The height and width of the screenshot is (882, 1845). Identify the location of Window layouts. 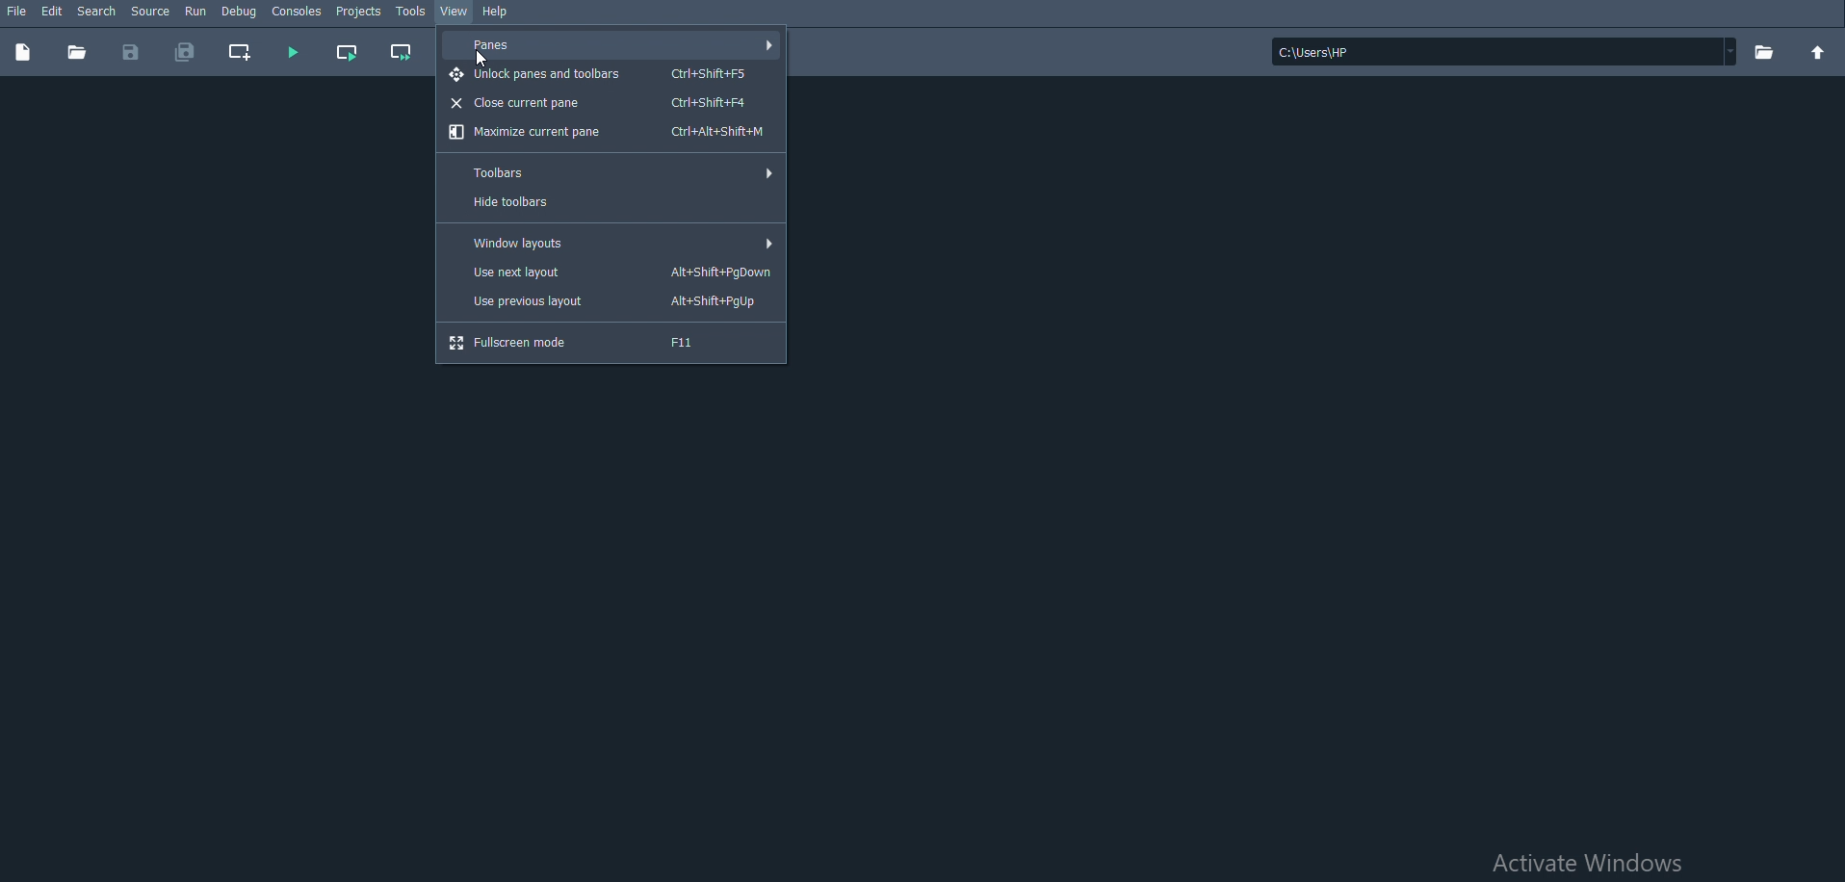
(608, 242).